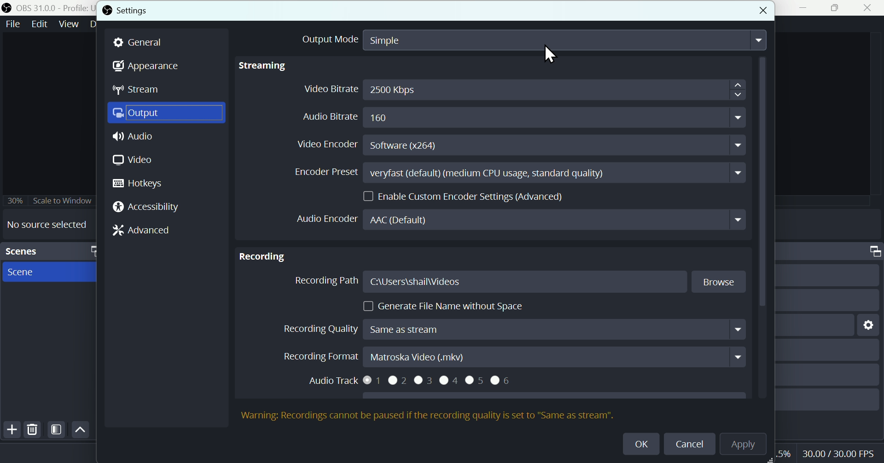 This screenshot has height=463, width=884. I want to click on Apply, so click(748, 445).